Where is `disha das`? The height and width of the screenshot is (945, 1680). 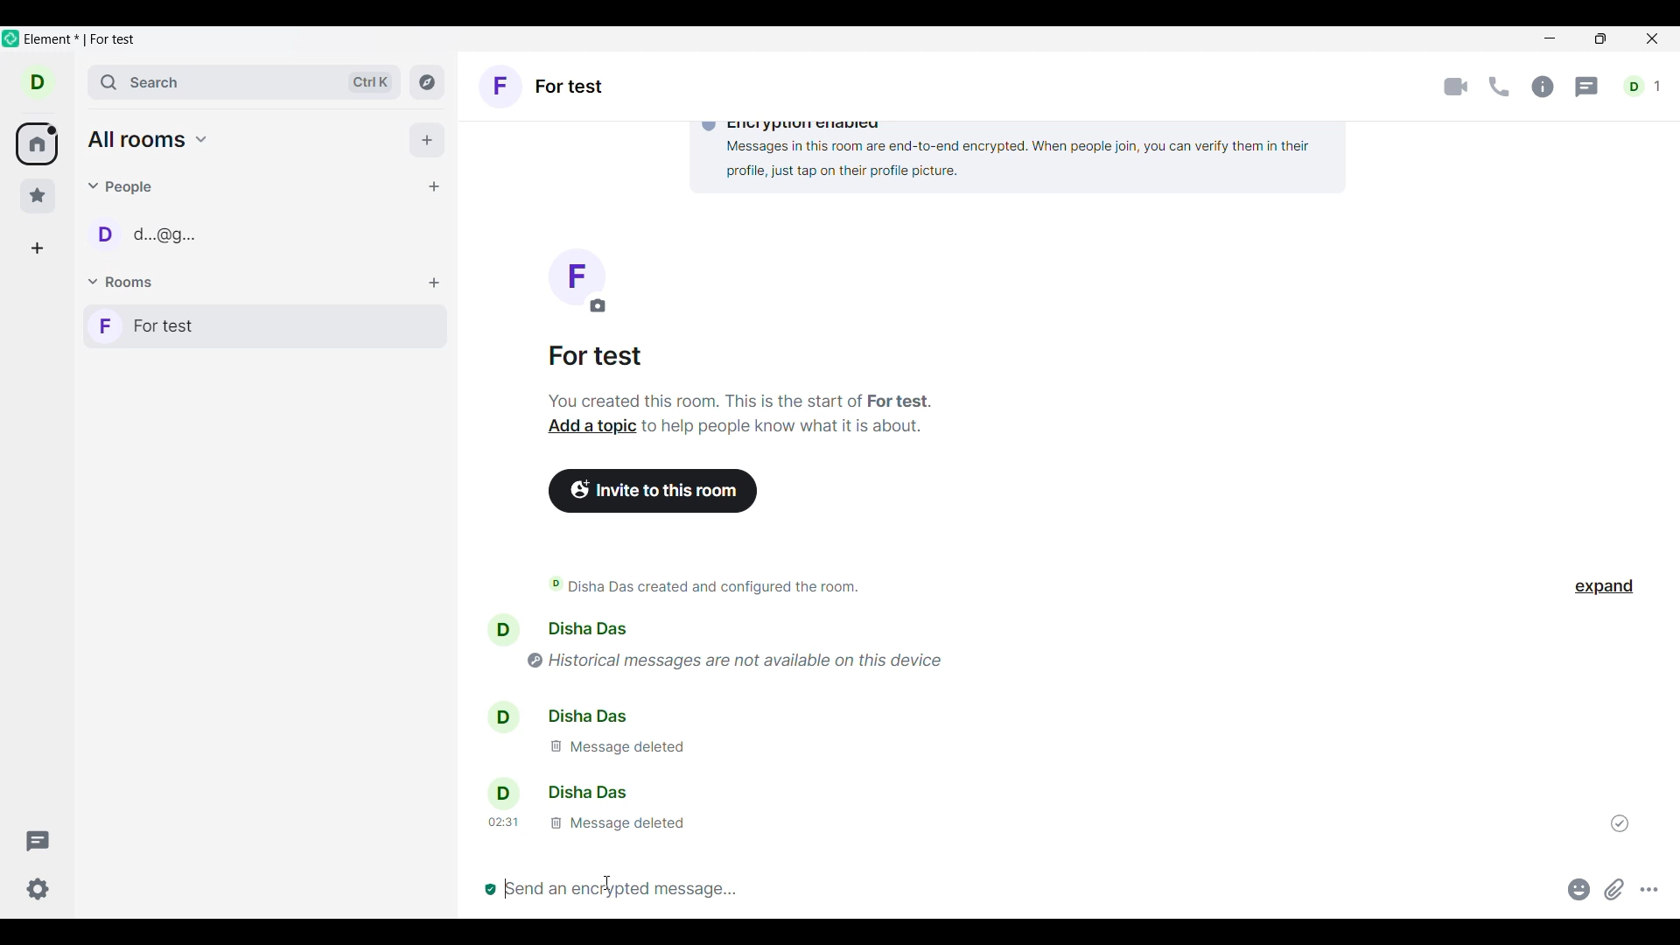 disha das is located at coordinates (583, 712).